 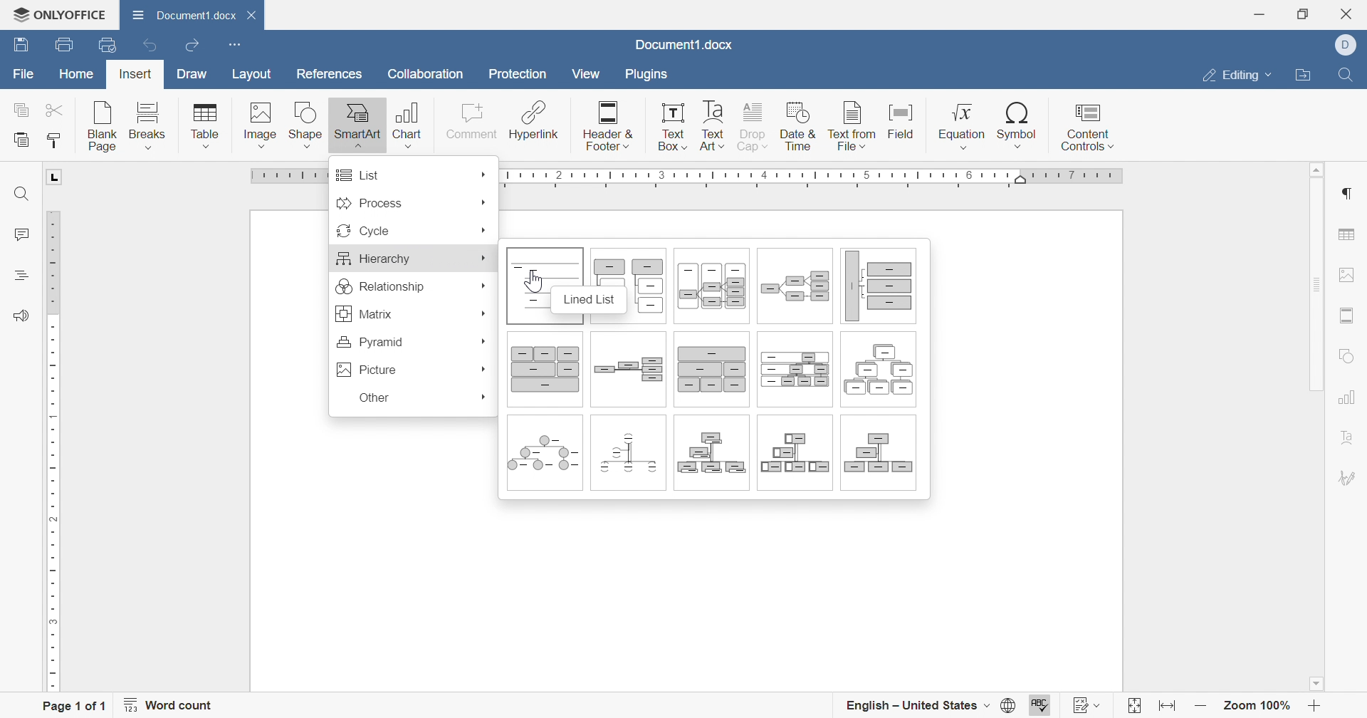 What do you see at coordinates (1202, 706) in the screenshot?
I see `Zoom out` at bounding box center [1202, 706].